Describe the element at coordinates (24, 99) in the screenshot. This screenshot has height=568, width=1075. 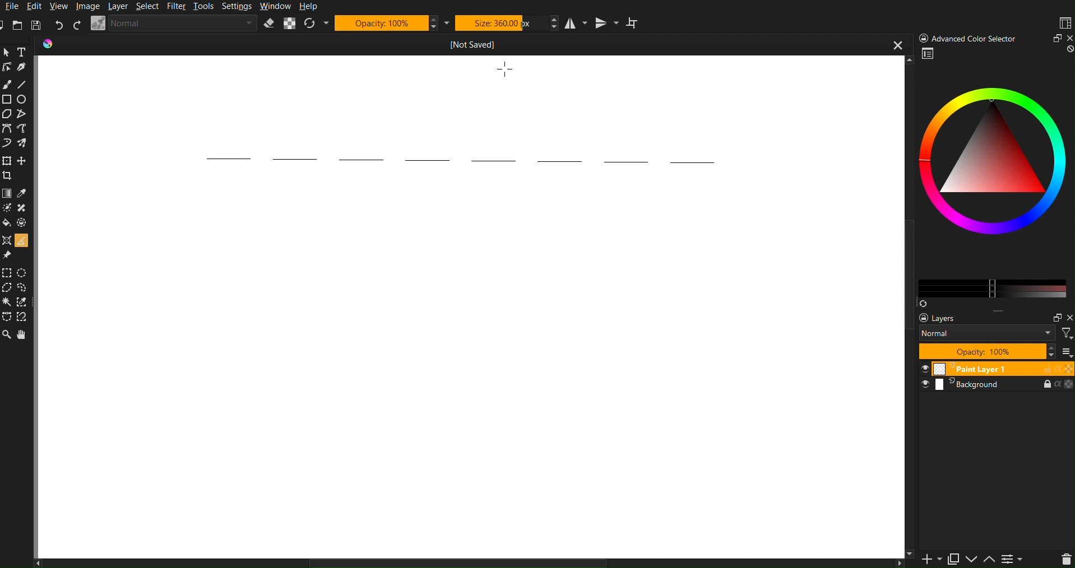
I see `Circle` at that location.